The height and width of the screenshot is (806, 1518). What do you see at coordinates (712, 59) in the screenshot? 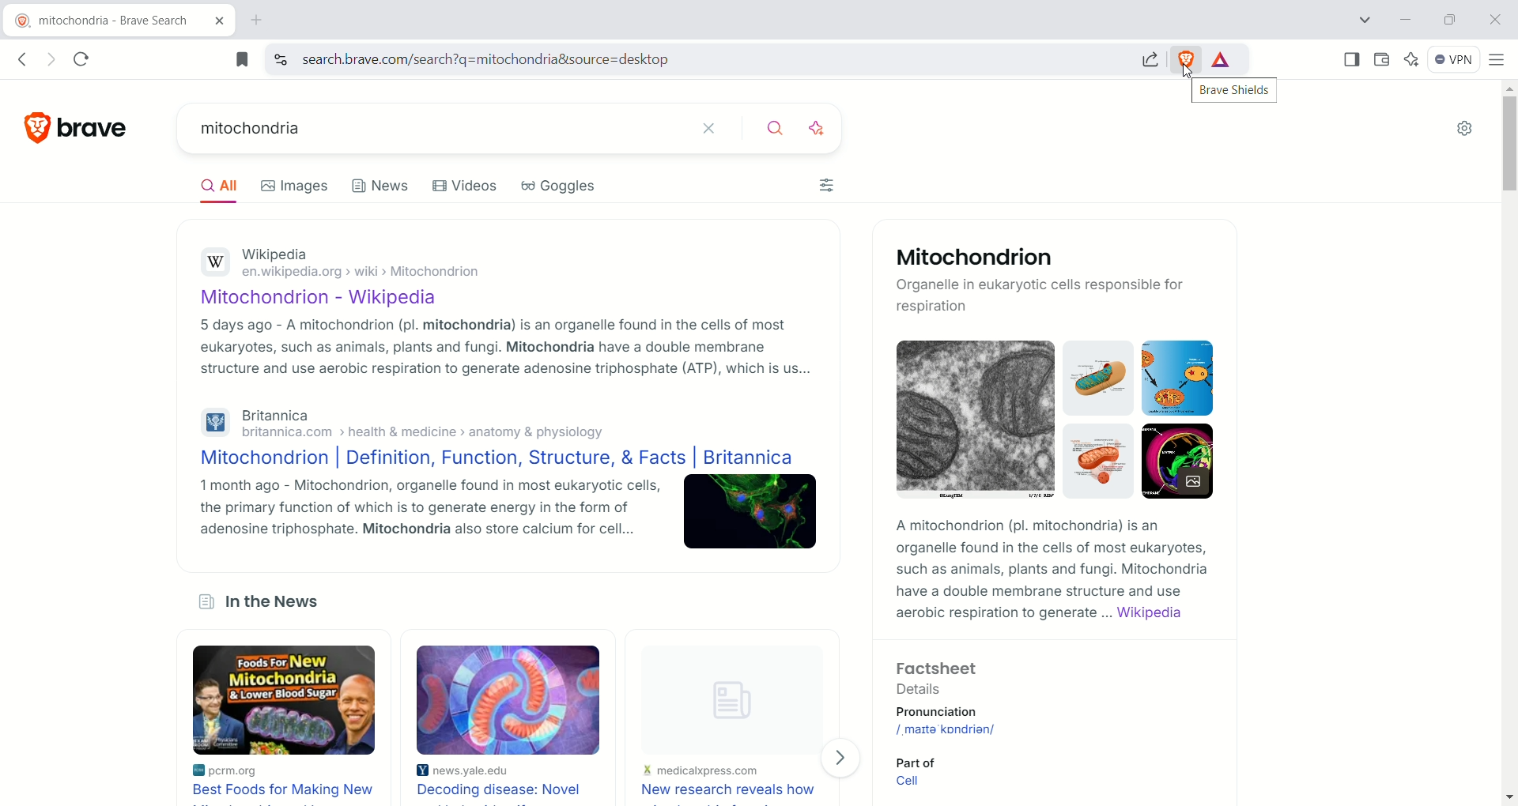
I see `search.brave.com/search?q=mitochondria&source=desktop` at bounding box center [712, 59].